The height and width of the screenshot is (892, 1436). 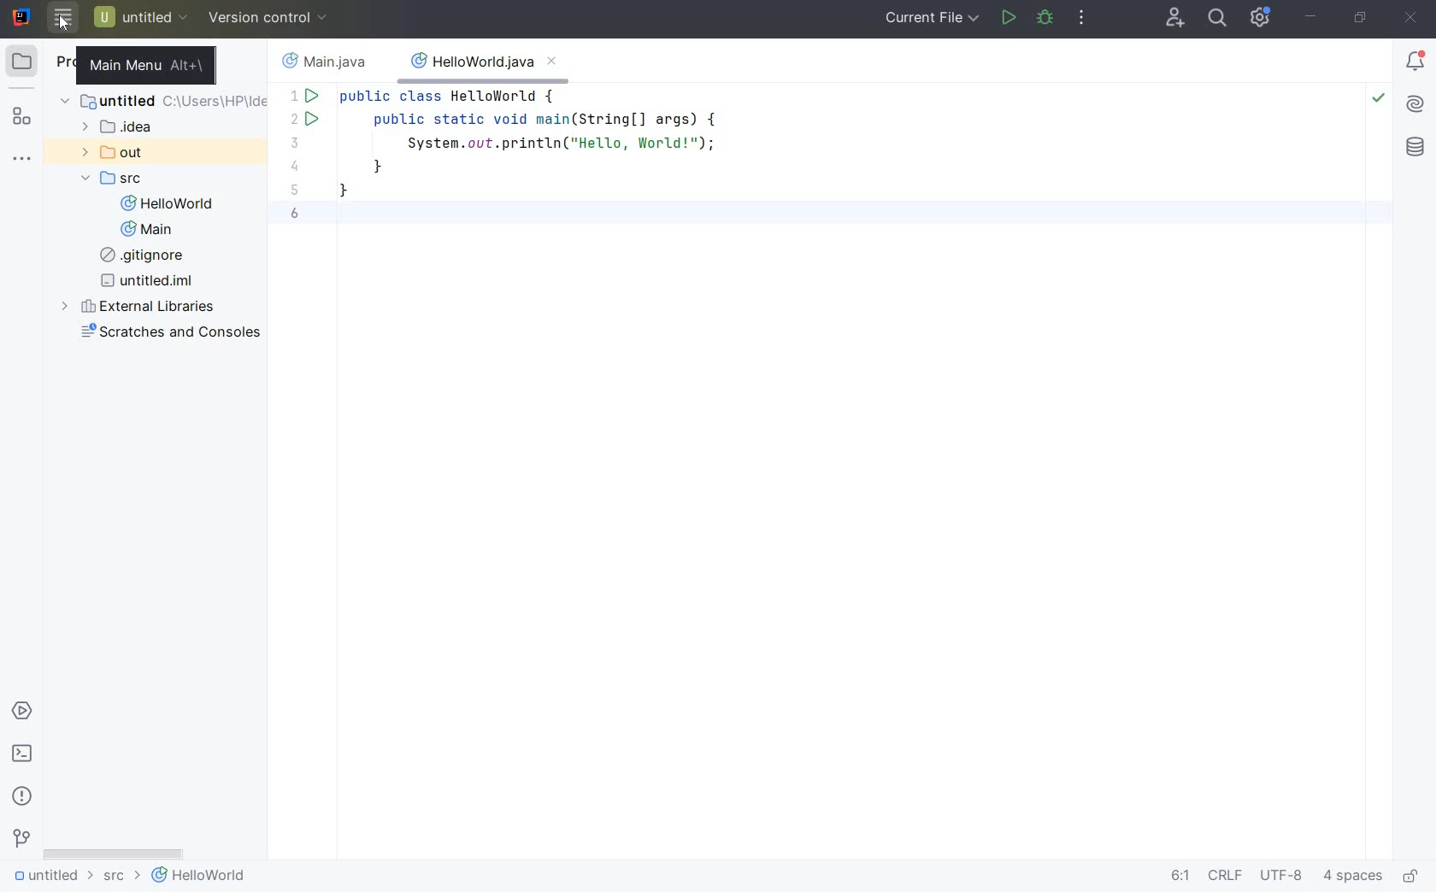 What do you see at coordinates (142, 16) in the screenshot?
I see `untitled project file` at bounding box center [142, 16].